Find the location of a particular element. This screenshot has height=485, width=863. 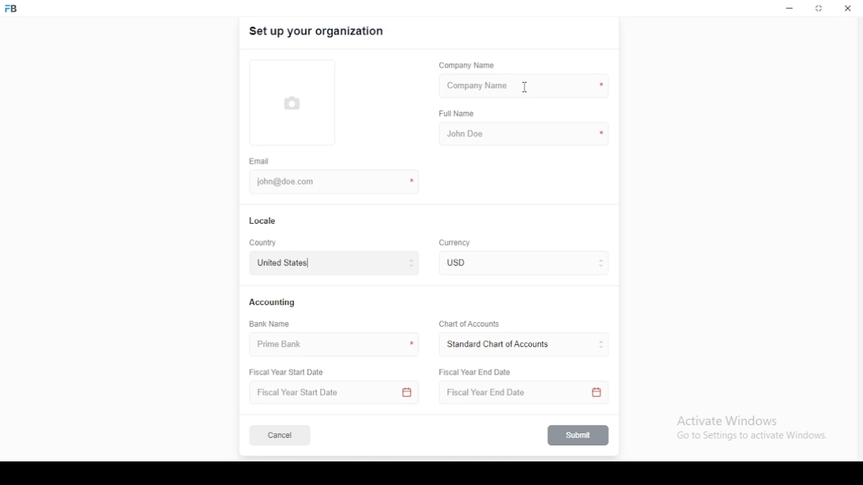

john@doe.com is located at coordinates (291, 181).